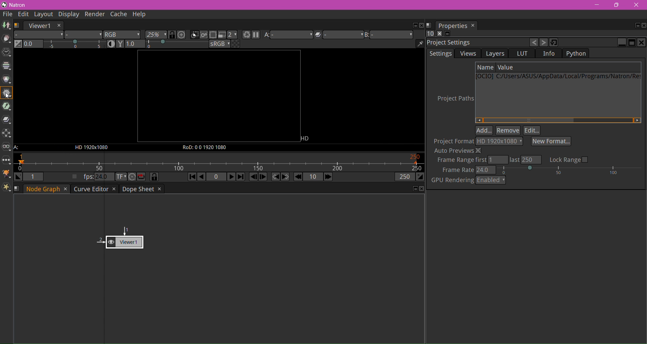 The height and width of the screenshot is (344, 647). What do you see at coordinates (8, 15) in the screenshot?
I see `File` at bounding box center [8, 15].